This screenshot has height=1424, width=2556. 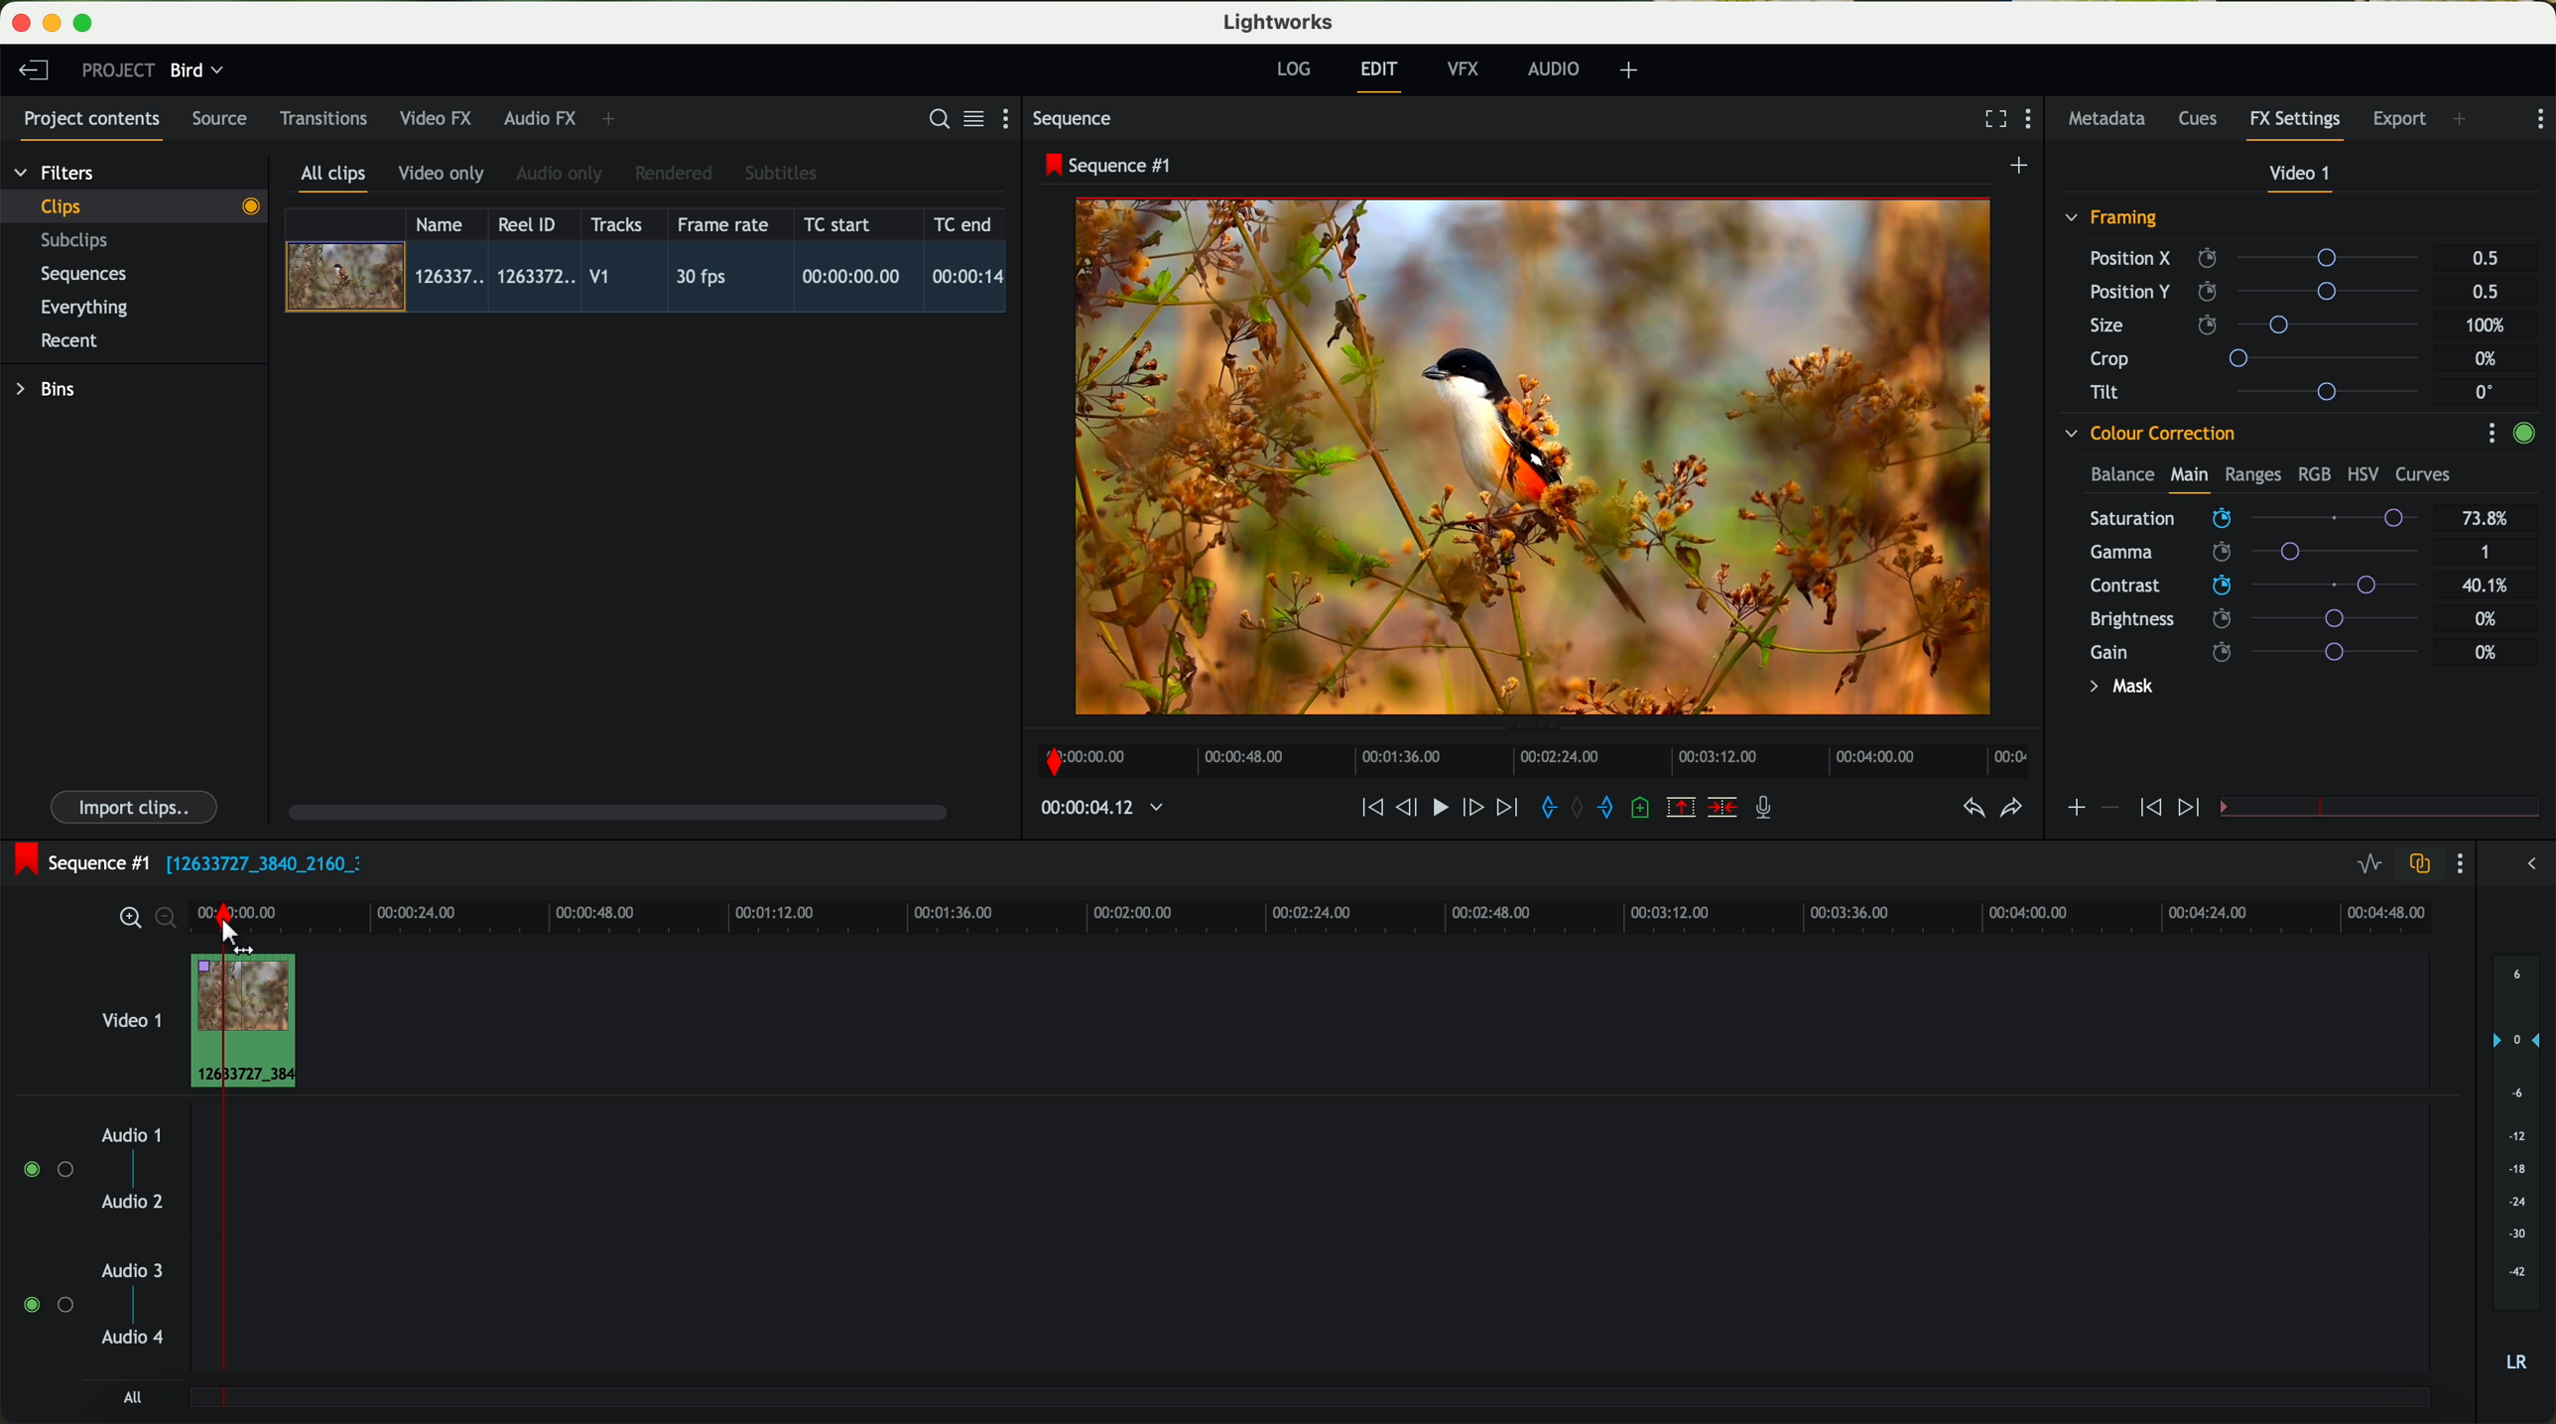 What do you see at coordinates (2111, 120) in the screenshot?
I see `metadata` at bounding box center [2111, 120].